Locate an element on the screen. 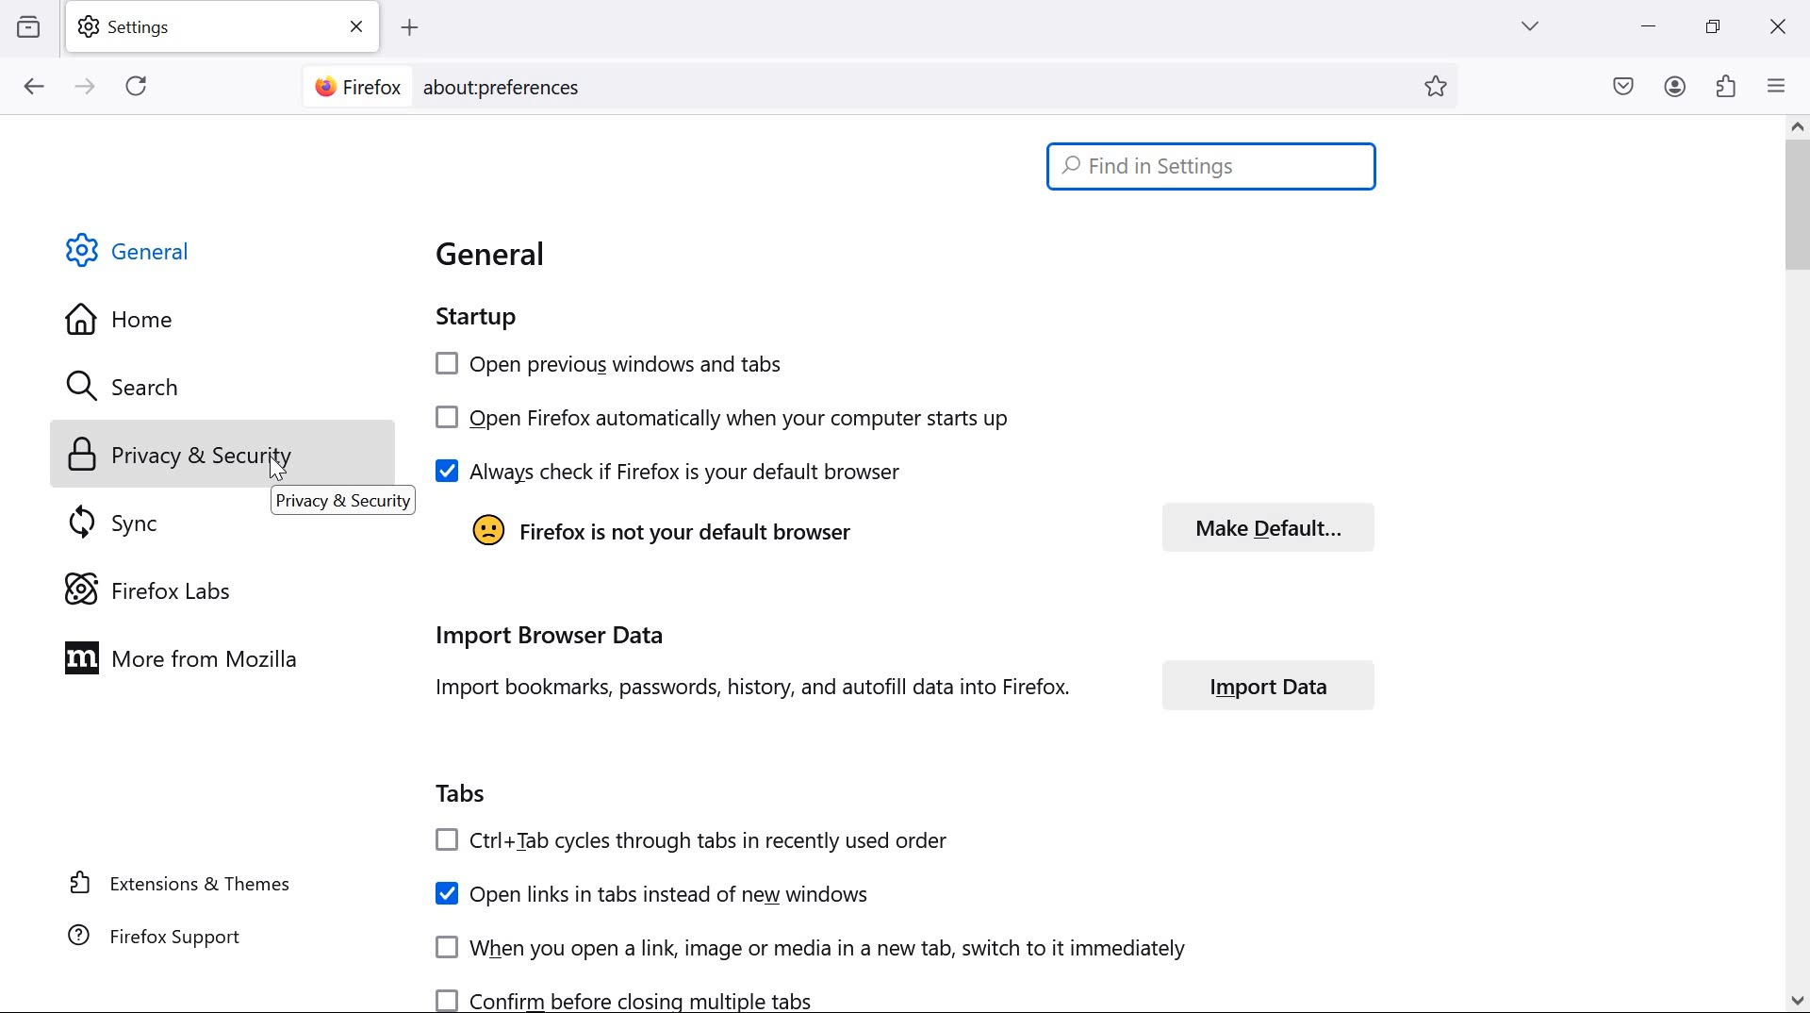  account is located at coordinates (1676, 87).